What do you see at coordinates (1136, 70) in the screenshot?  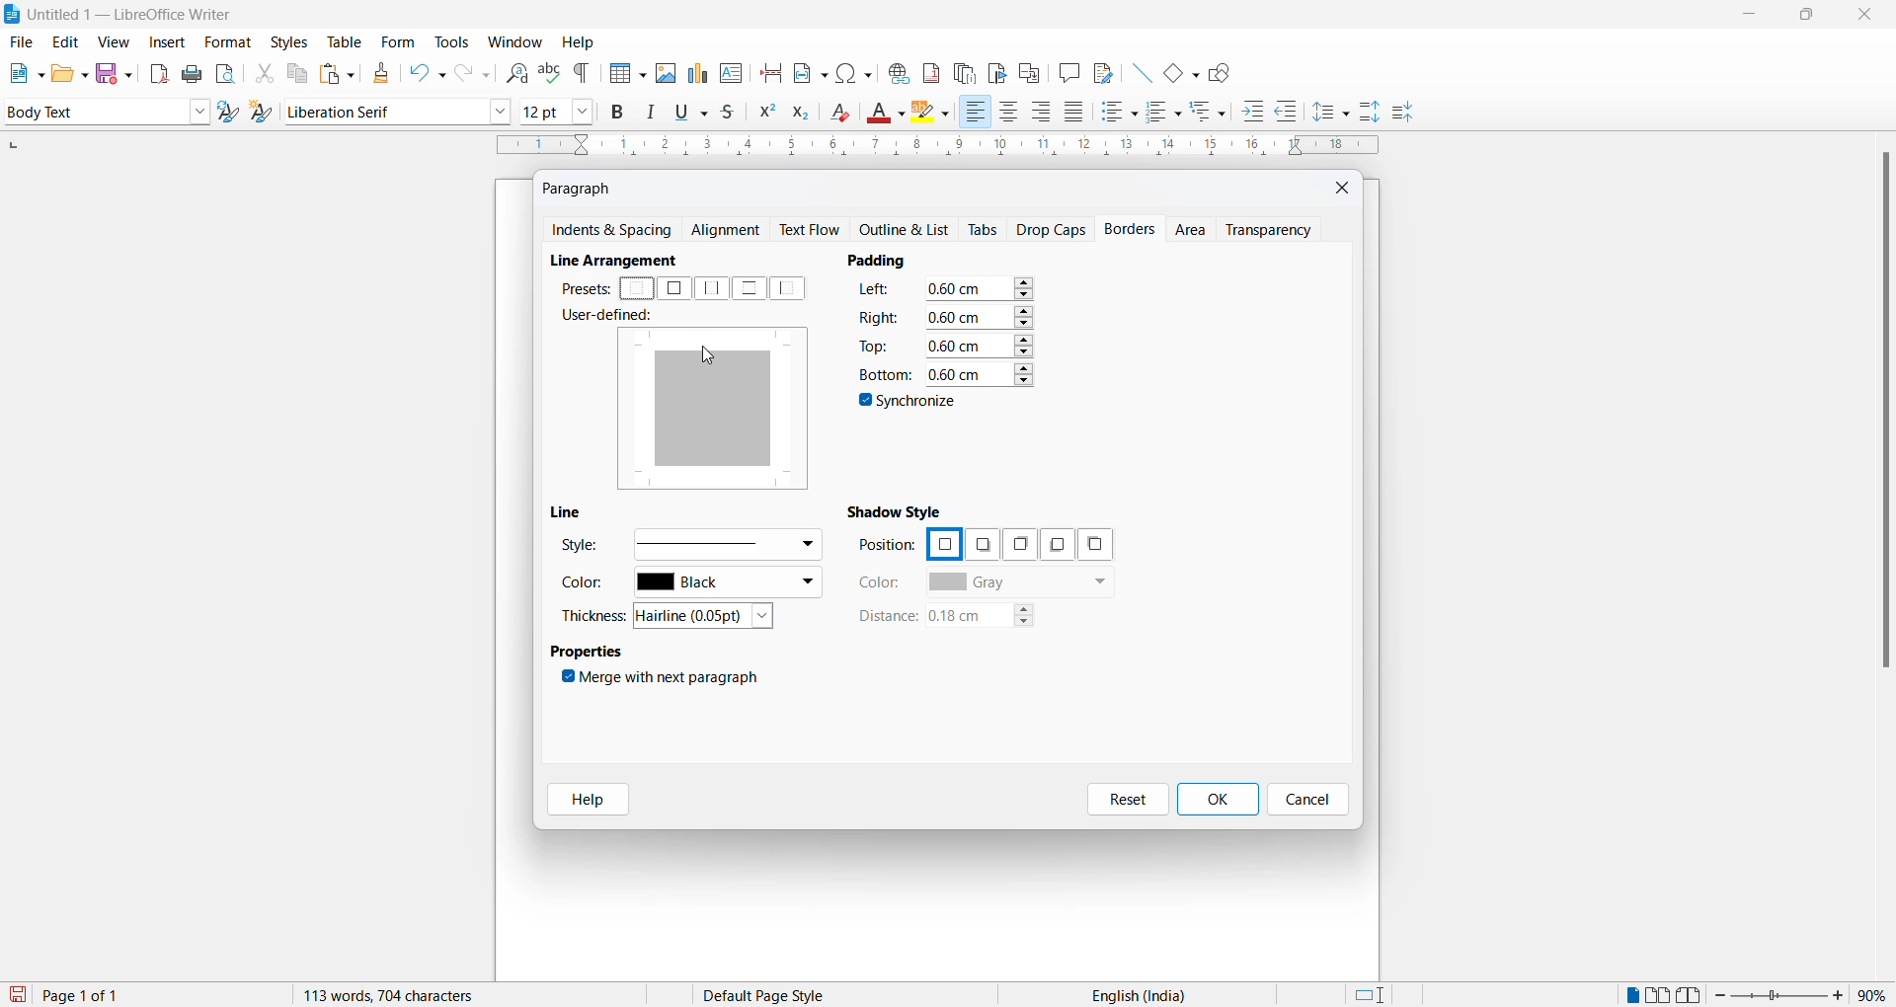 I see `line` at bounding box center [1136, 70].